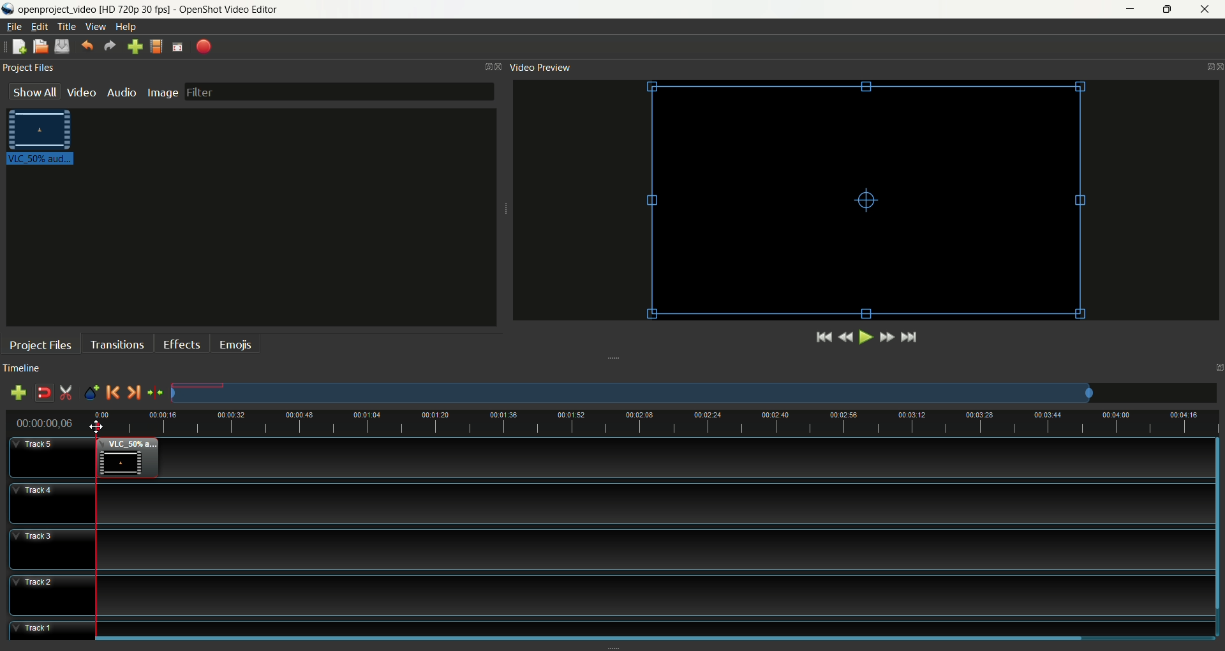  What do you see at coordinates (97, 529) in the screenshot?
I see `playhead` at bounding box center [97, 529].